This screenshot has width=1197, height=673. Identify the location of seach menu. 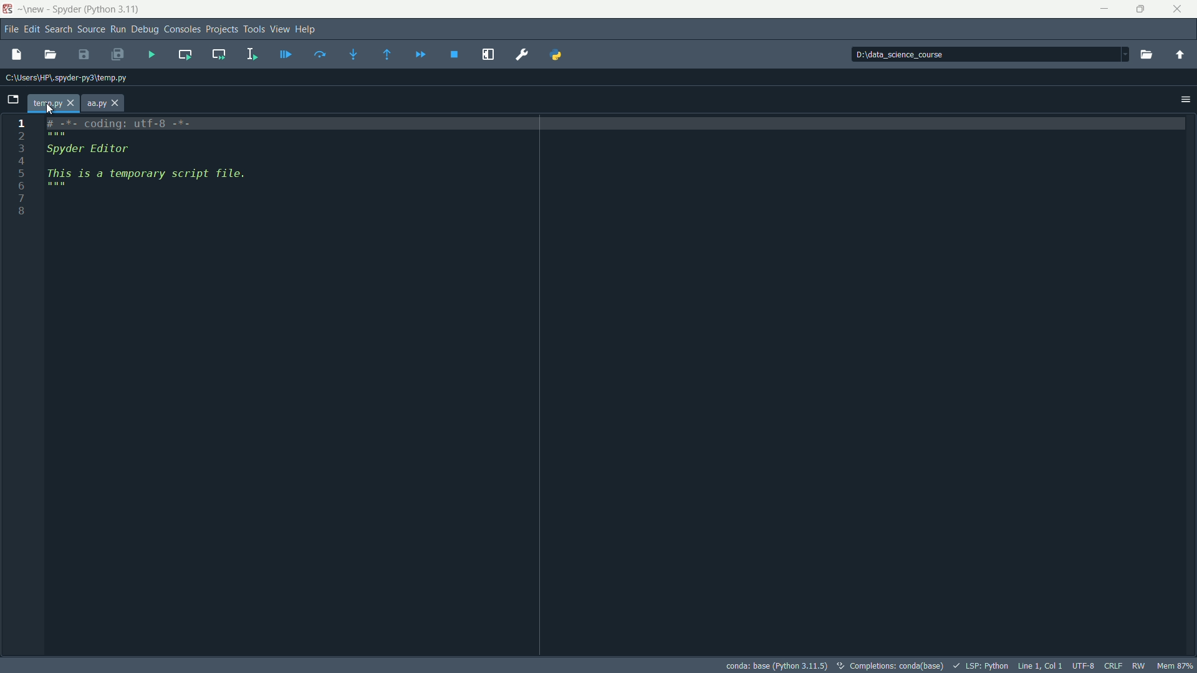
(59, 29).